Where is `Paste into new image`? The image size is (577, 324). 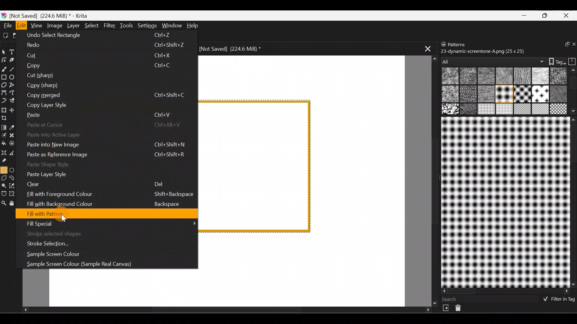
Paste into new image is located at coordinates (107, 143).